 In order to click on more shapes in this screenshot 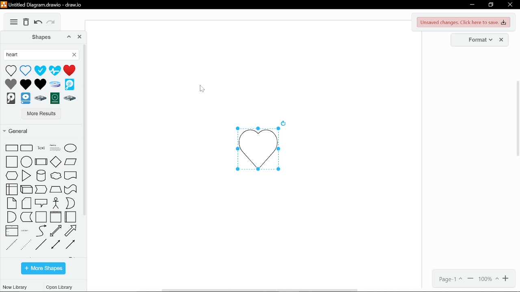, I will do `click(43, 268)`.